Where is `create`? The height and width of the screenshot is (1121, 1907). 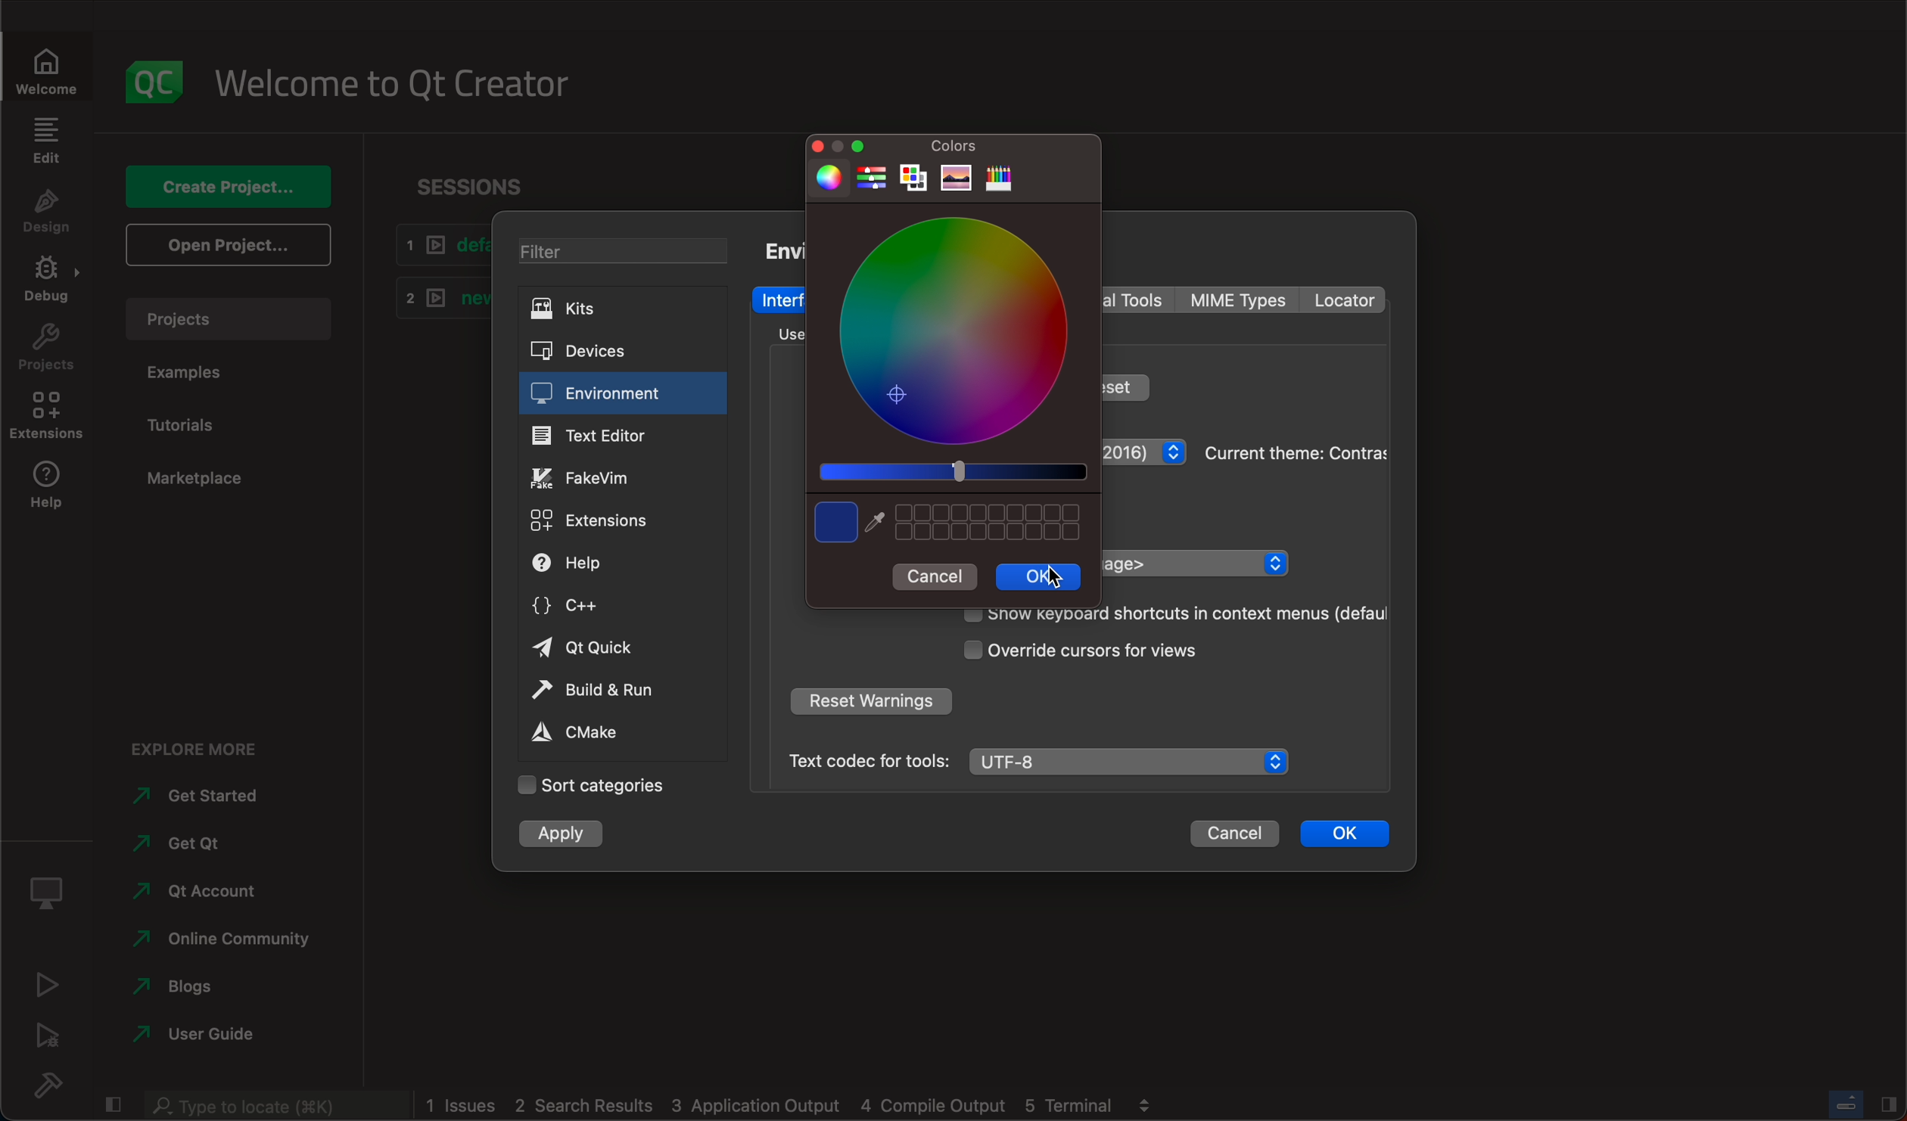
create is located at coordinates (227, 181).